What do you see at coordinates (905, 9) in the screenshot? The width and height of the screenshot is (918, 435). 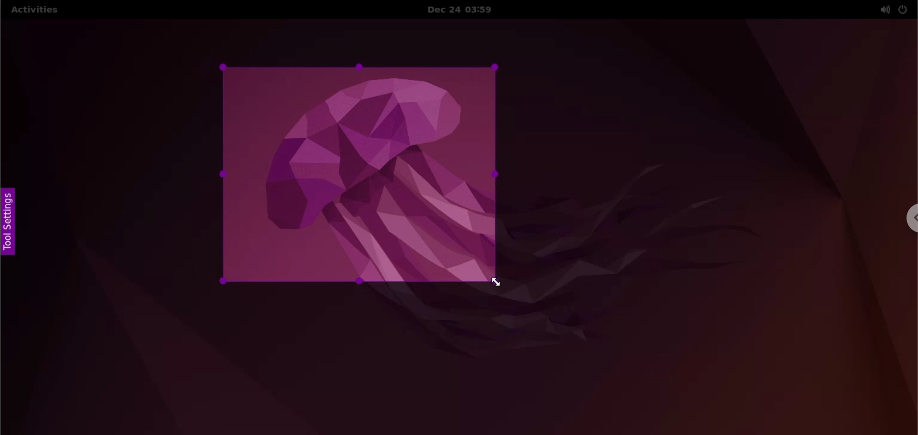 I see `power options ` at bounding box center [905, 9].